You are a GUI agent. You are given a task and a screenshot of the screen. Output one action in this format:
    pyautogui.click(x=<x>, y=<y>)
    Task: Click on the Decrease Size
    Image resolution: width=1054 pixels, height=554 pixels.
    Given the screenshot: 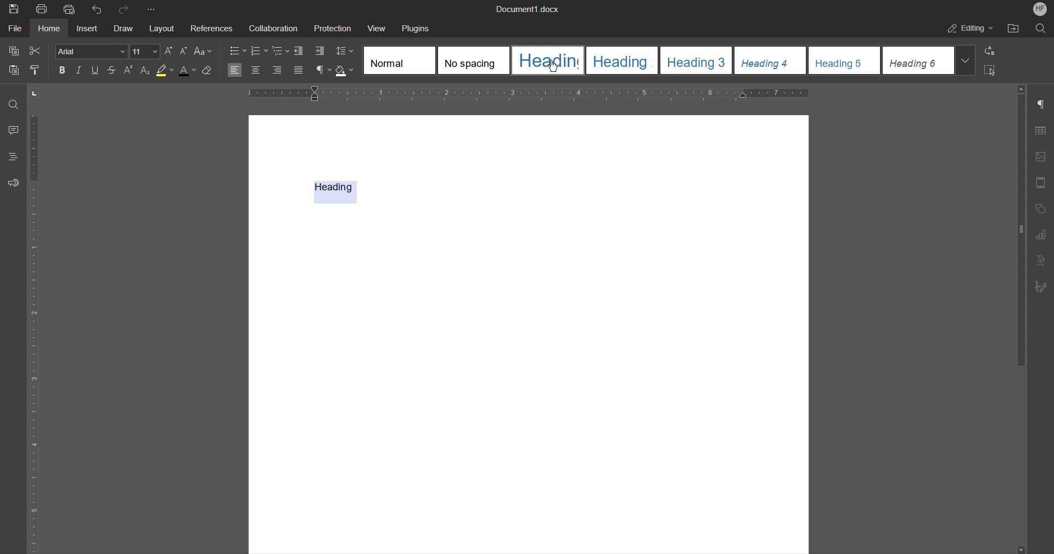 What is the action you would take?
    pyautogui.click(x=184, y=51)
    